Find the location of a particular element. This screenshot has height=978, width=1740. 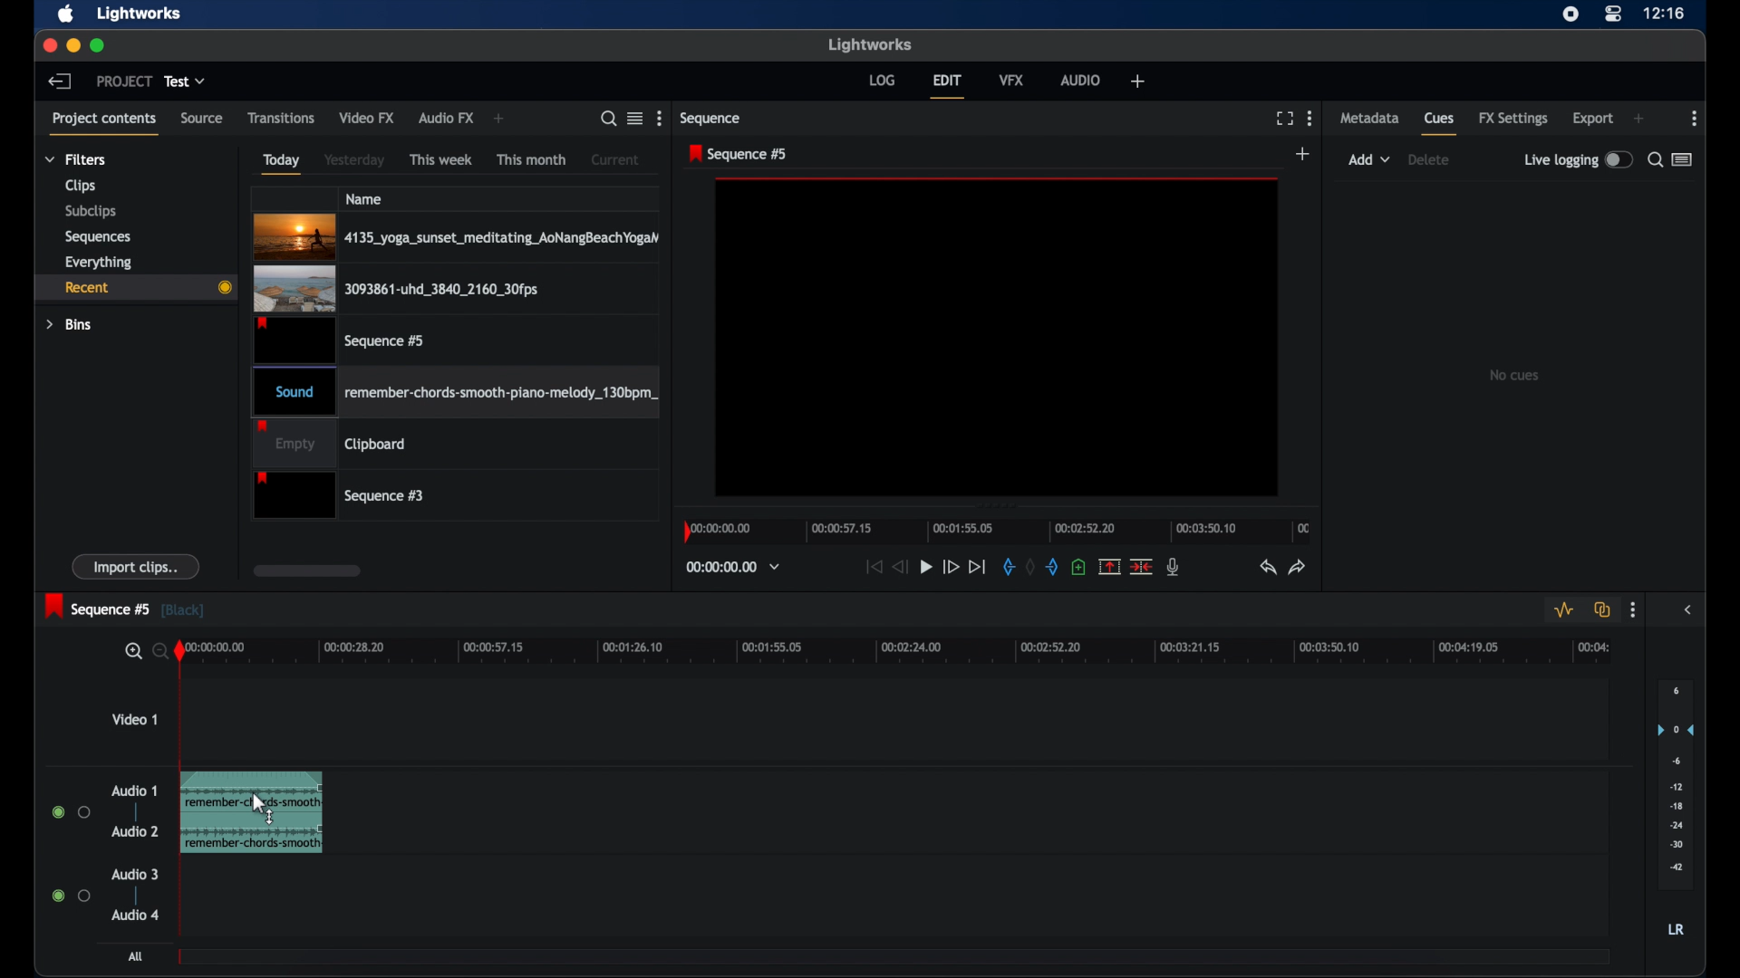

welfare is located at coordinates (1138, 81).